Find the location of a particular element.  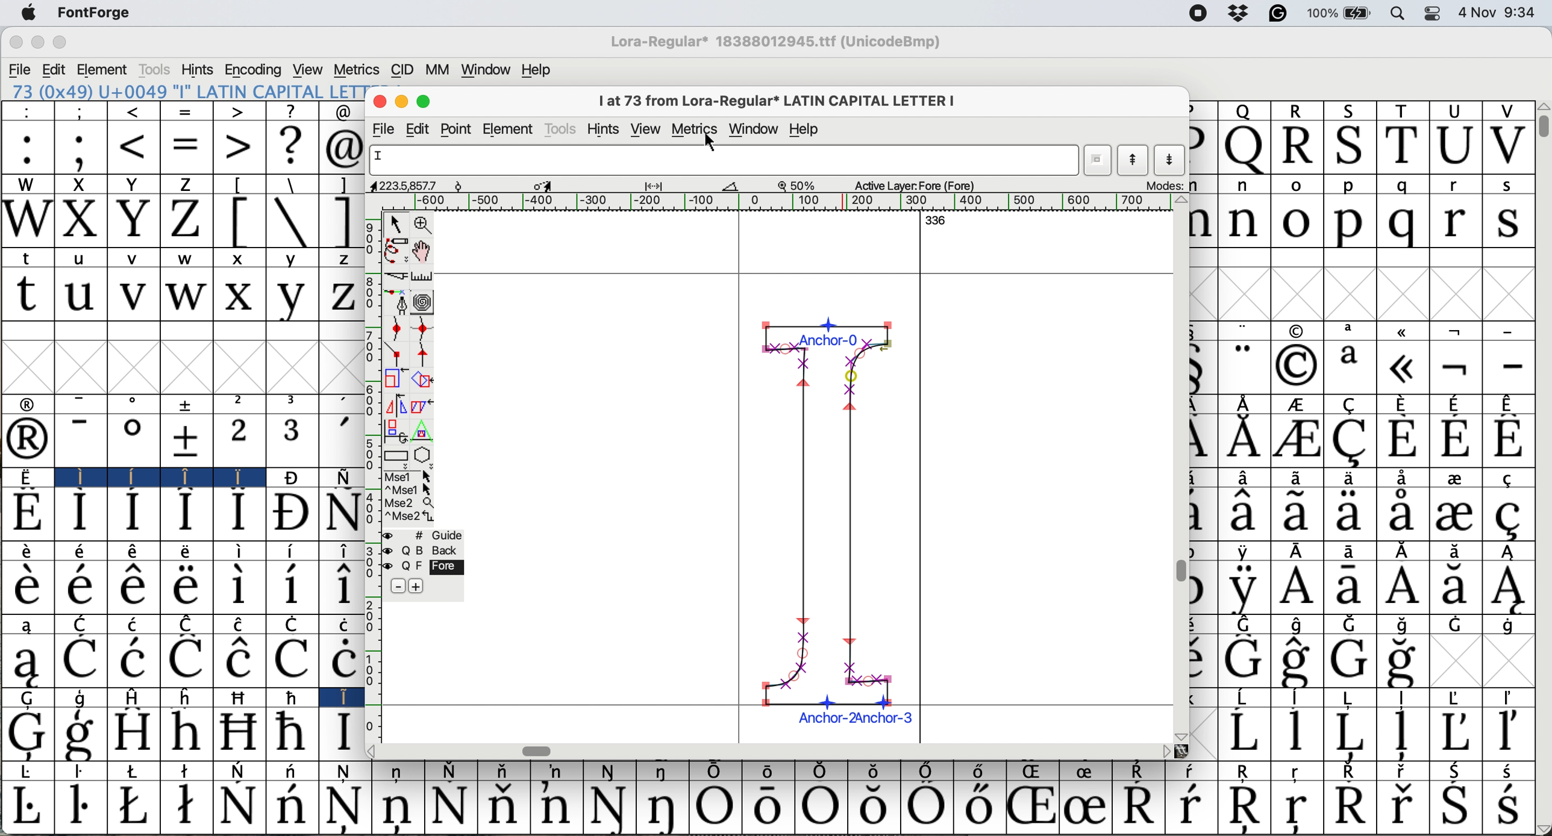

: is located at coordinates (26, 111).